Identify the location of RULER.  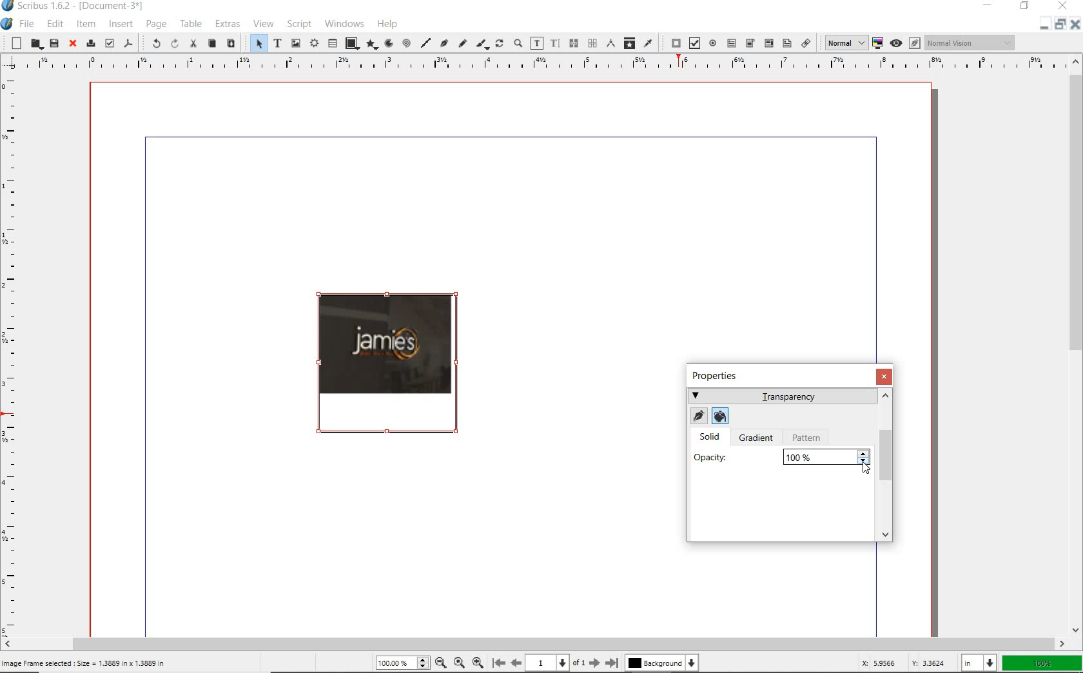
(13, 352).